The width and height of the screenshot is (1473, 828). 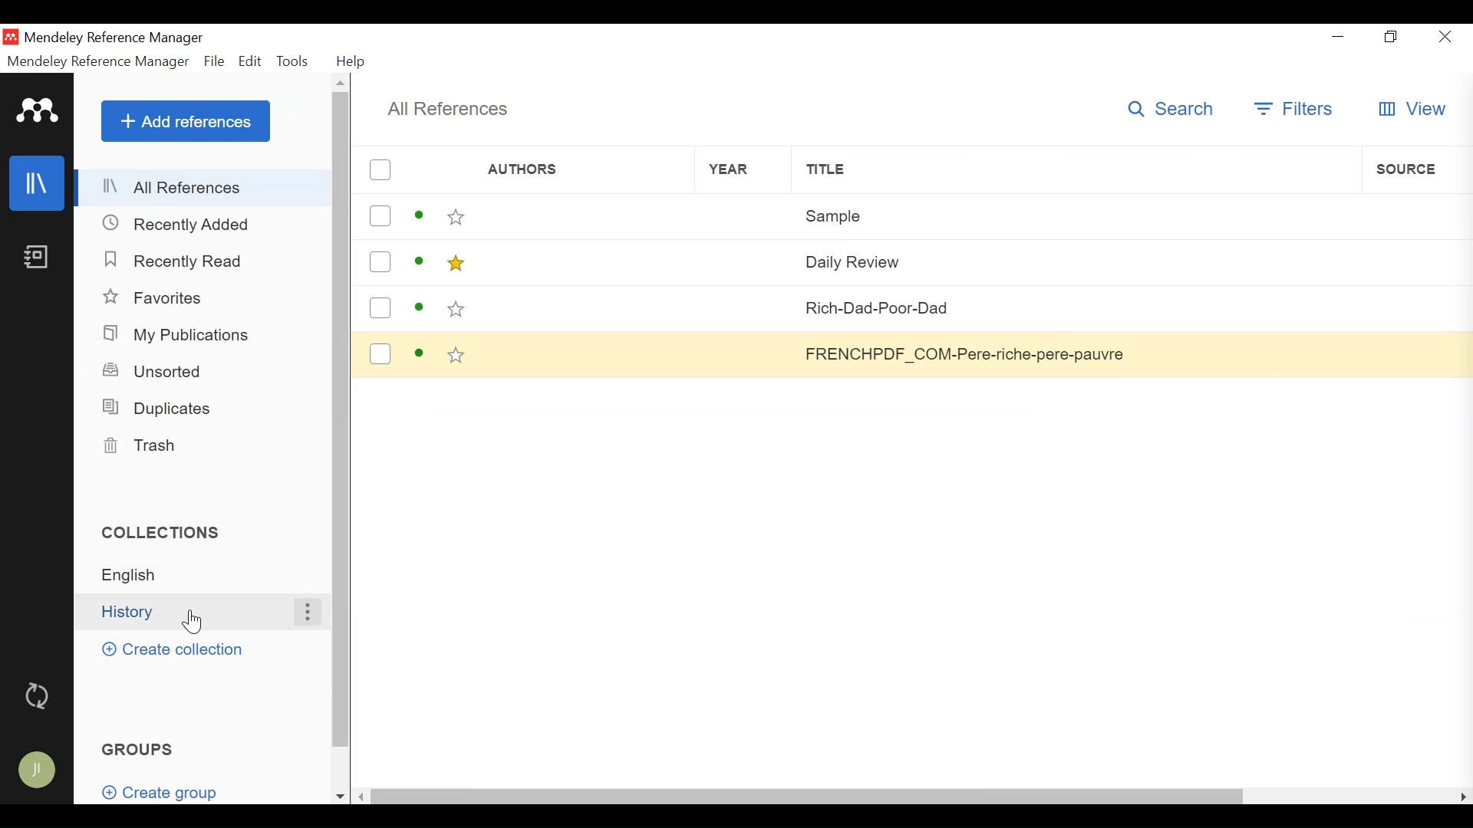 What do you see at coordinates (584, 216) in the screenshot?
I see `Authors` at bounding box center [584, 216].